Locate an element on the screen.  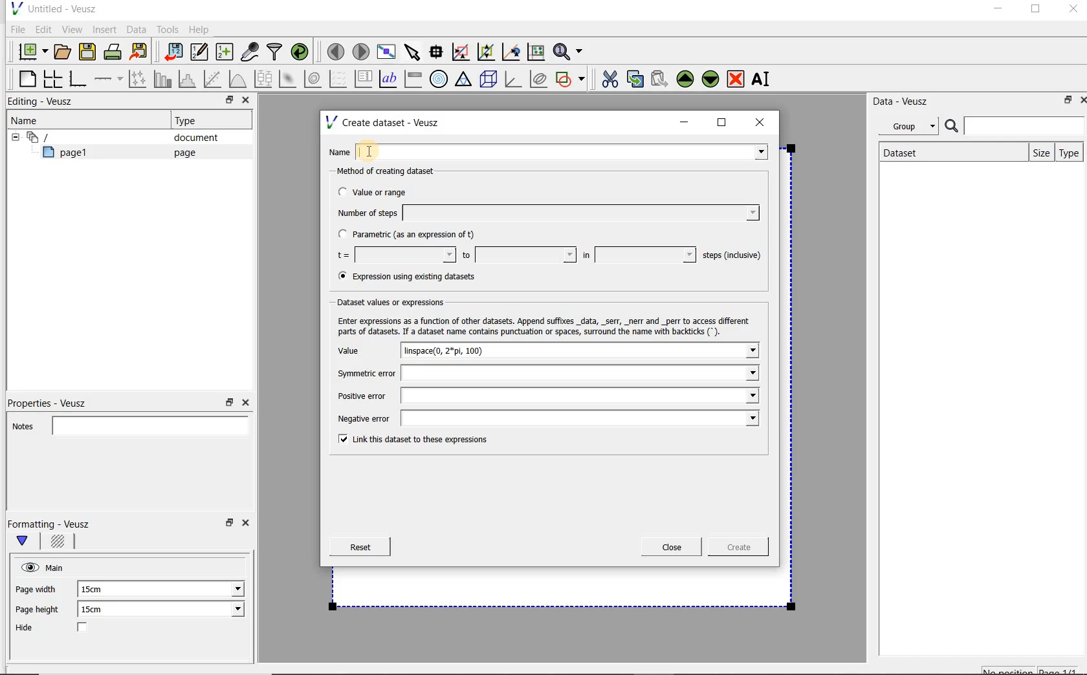
Page height dropdown is located at coordinates (229, 610).